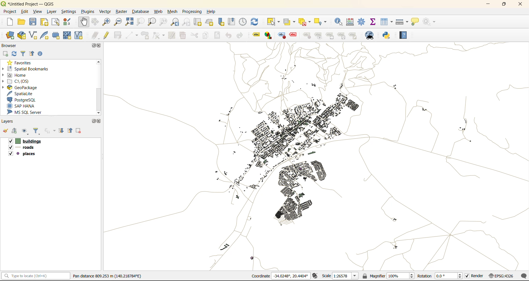 The image size is (529, 281). What do you see at coordinates (33, 22) in the screenshot?
I see `save` at bounding box center [33, 22].